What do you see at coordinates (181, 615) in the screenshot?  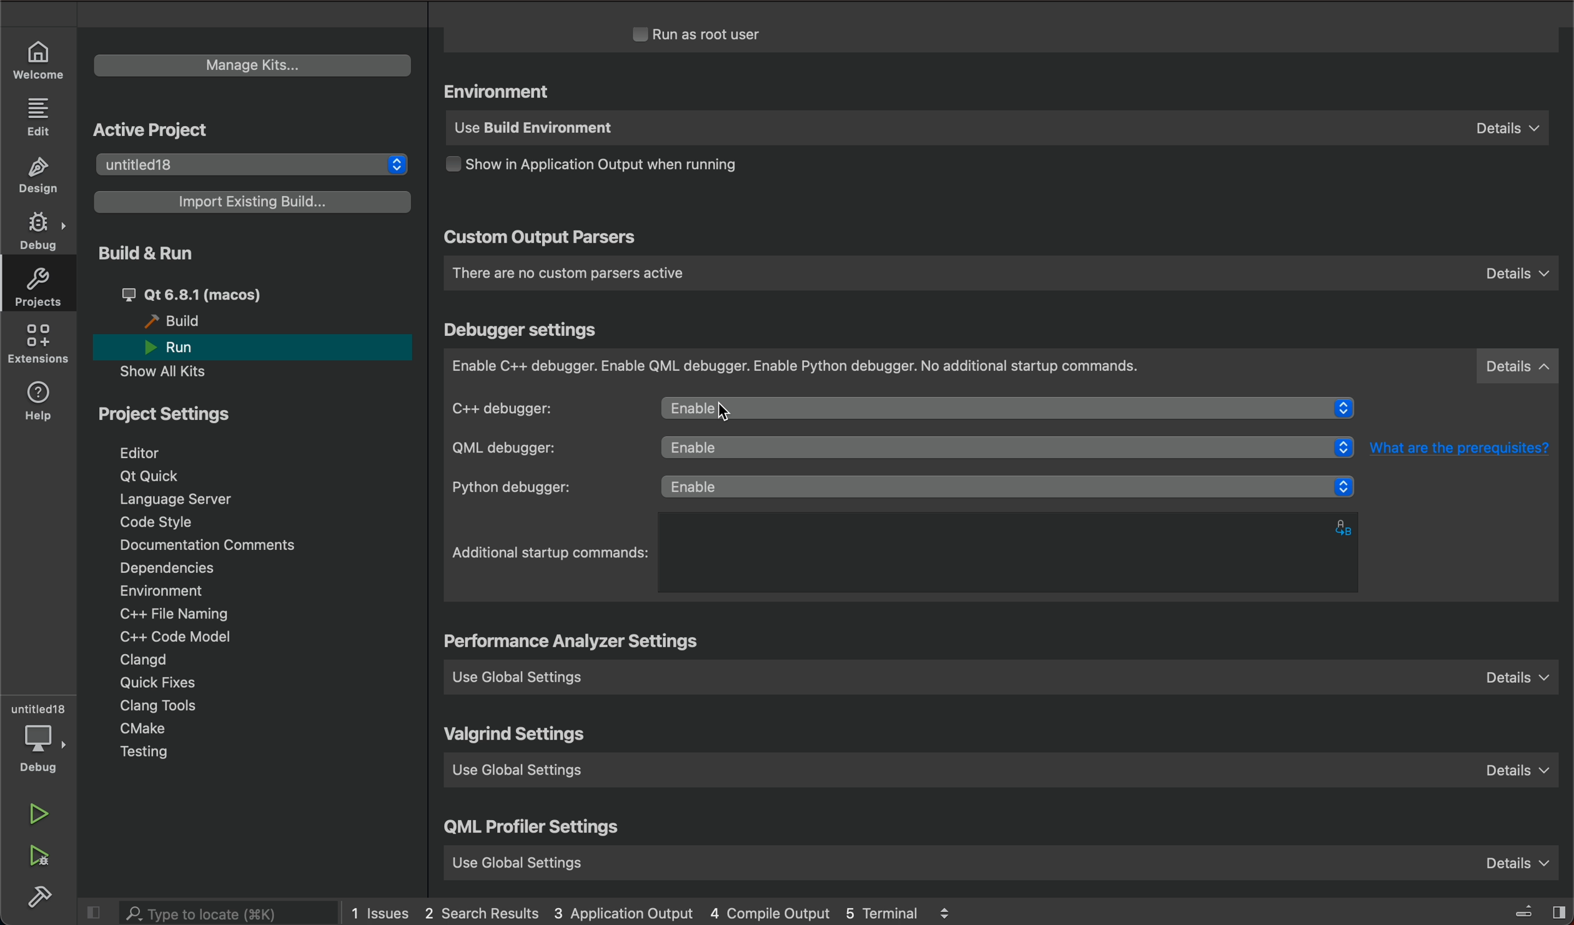 I see `file naming` at bounding box center [181, 615].